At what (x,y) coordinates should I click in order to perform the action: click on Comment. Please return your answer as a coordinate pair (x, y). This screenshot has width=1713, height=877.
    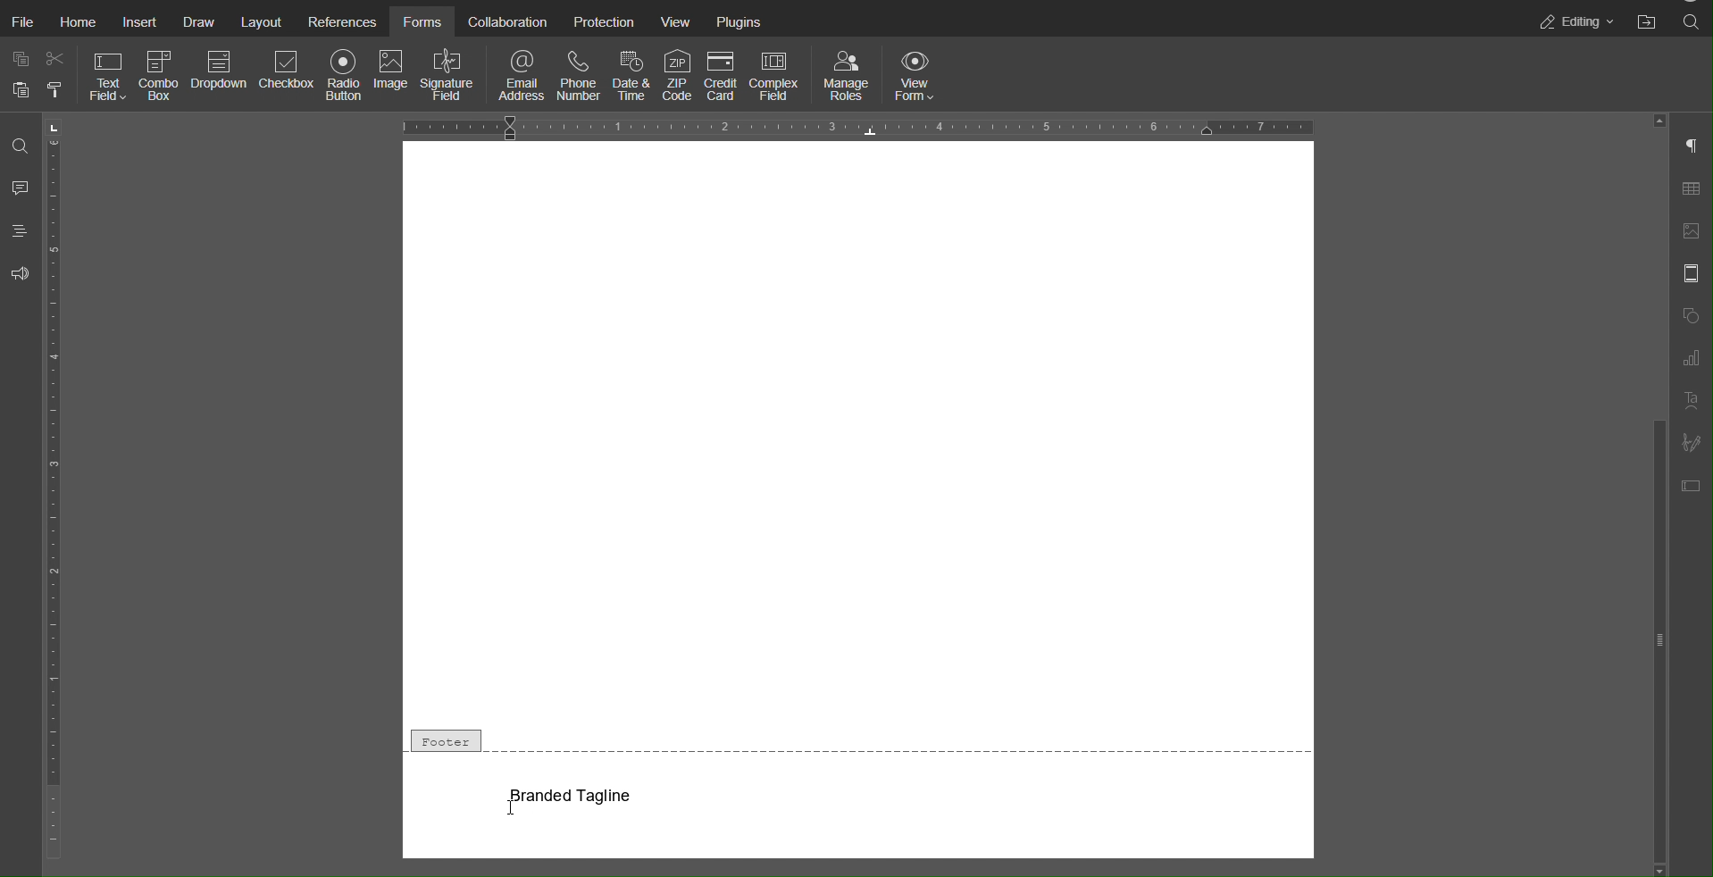
    Looking at the image, I should click on (20, 188).